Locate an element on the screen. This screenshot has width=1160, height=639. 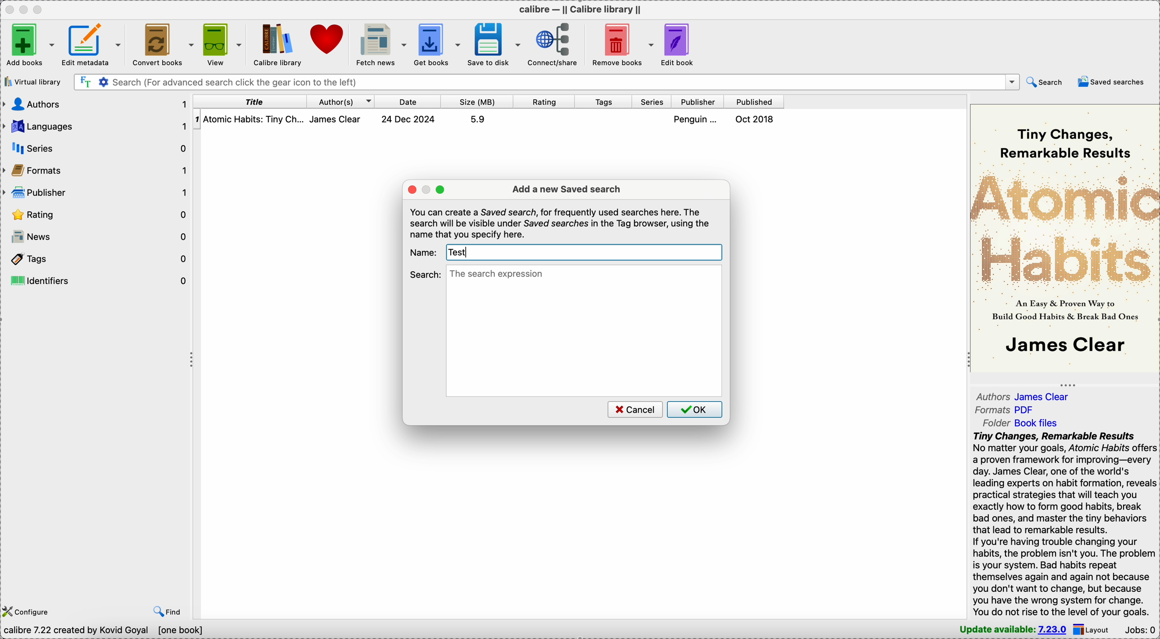
edit book is located at coordinates (683, 44).